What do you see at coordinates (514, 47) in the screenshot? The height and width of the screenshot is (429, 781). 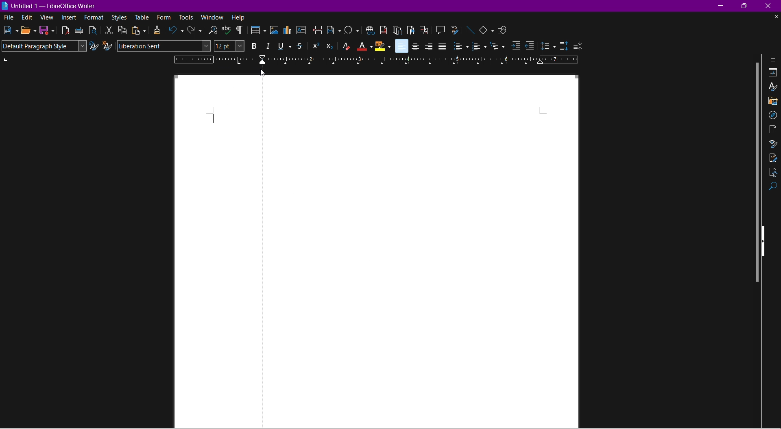 I see `Increase Indent` at bounding box center [514, 47].